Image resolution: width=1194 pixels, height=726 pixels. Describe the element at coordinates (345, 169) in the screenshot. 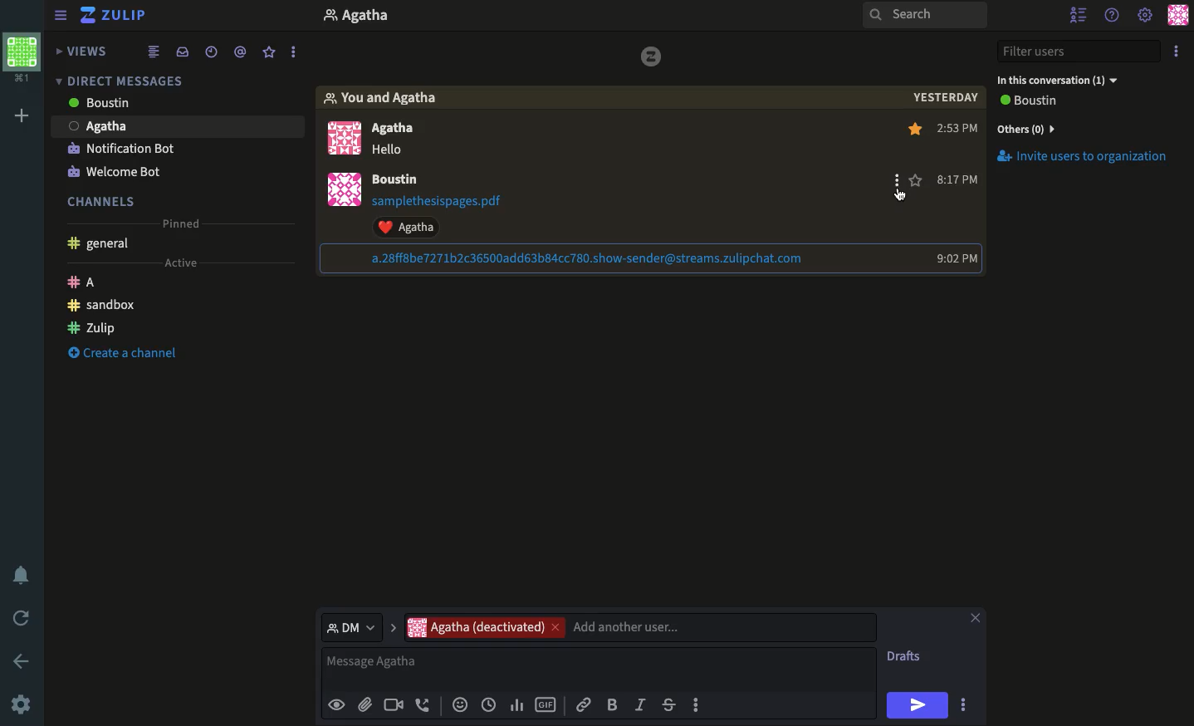

I see `Profile` at that location.